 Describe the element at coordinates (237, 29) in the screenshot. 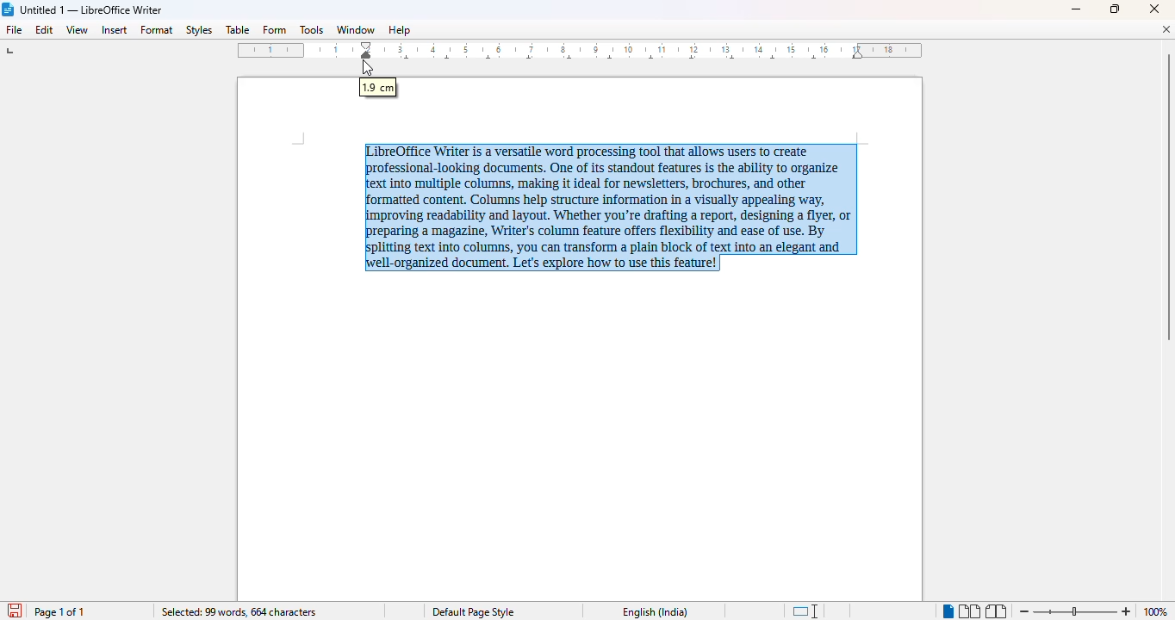

I see `table` at that location.